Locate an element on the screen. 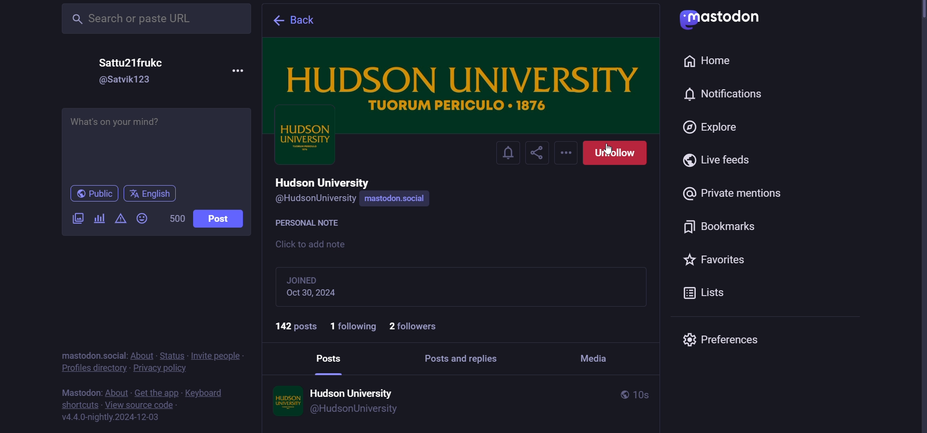  @Satvik123 is located at coordinates (130, 81).